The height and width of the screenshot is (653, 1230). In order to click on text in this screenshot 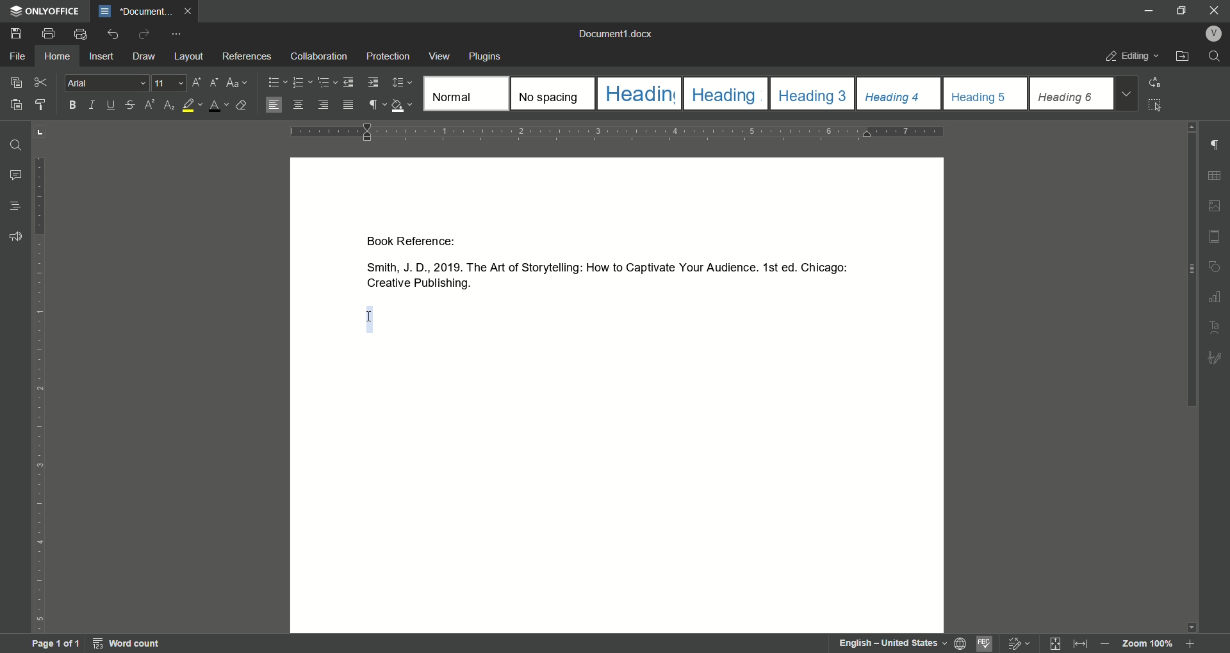, I will do `click(1213, 326)`.